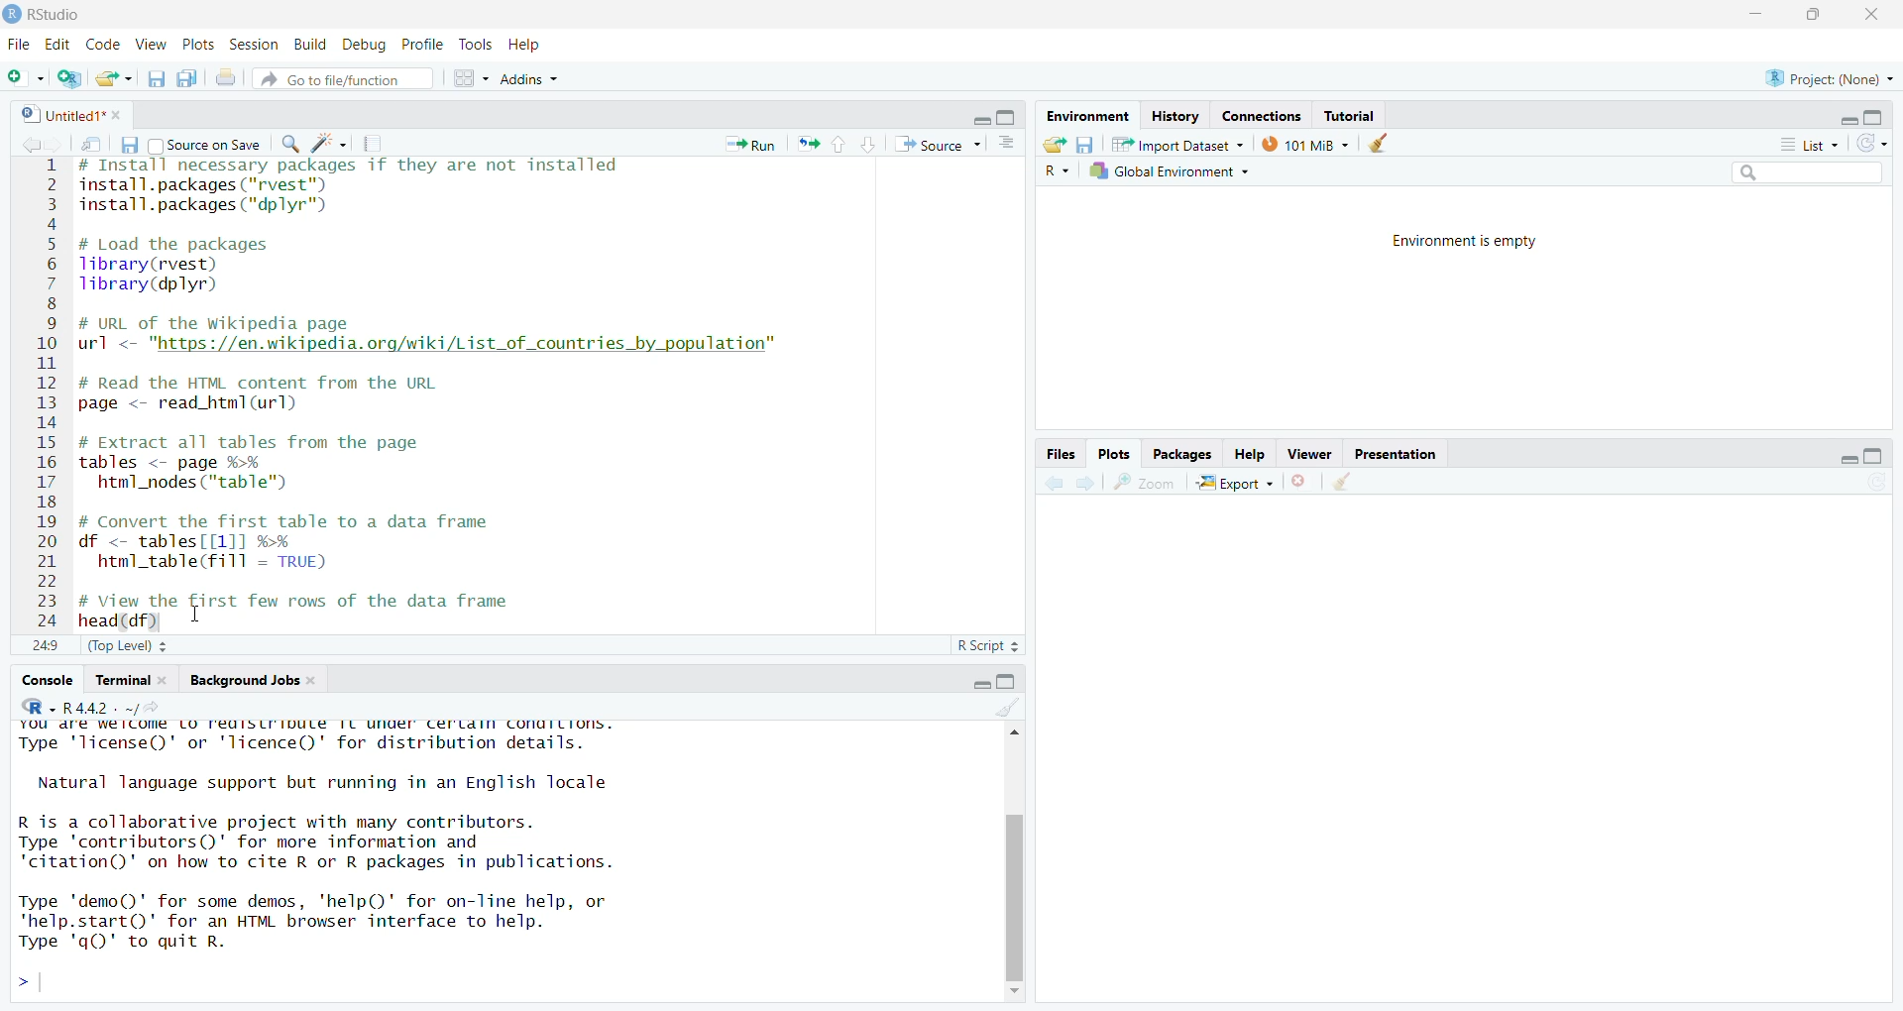  Describe the element at coordinates (1012, 731) in the screenshot. I see `scroll up` at that location.